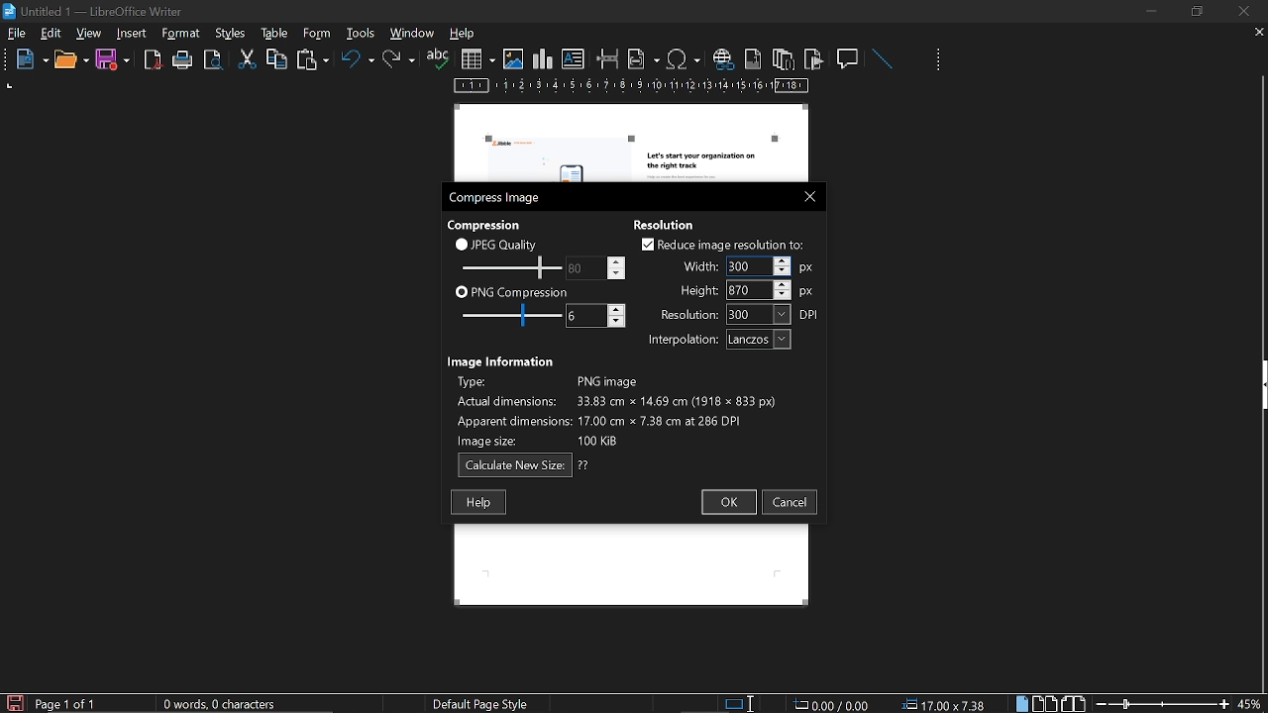  What do you see at coordinates (882, 59) in the screenshot?
I see `line` at bounding box center [882, 59].